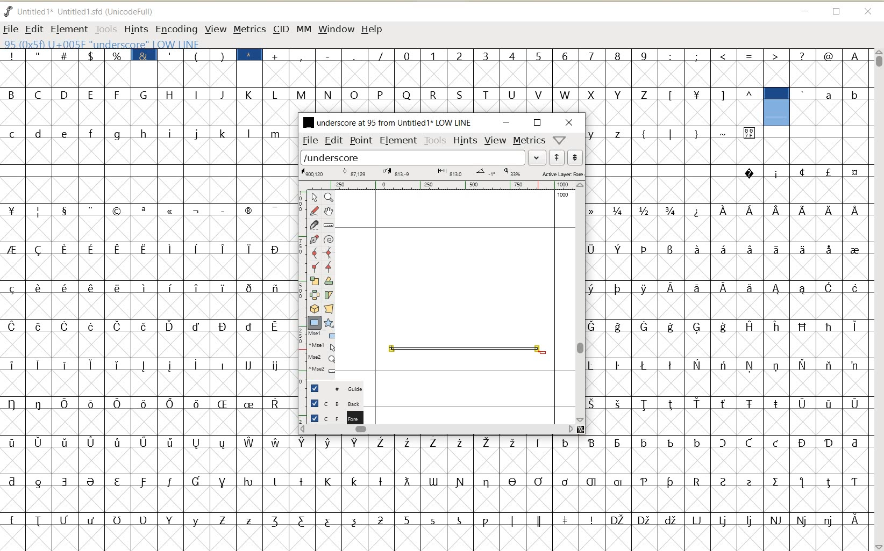 Image resolution: width=884 pixels, height=551 pixels. What do you see at coordinates (804, 10) in the screenshot?
I see `MINIMIZE` at bounding box center [804, 10].